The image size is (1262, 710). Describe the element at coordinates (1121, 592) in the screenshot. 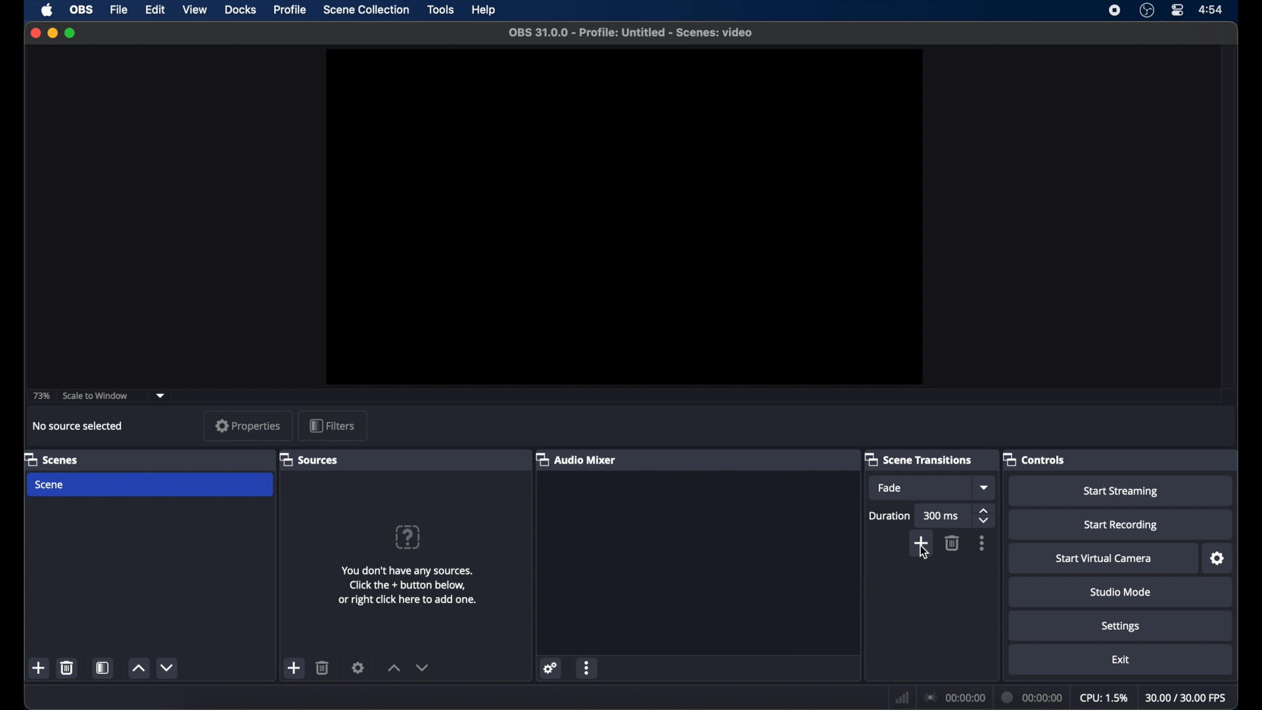

I see `studio mode` at that location.